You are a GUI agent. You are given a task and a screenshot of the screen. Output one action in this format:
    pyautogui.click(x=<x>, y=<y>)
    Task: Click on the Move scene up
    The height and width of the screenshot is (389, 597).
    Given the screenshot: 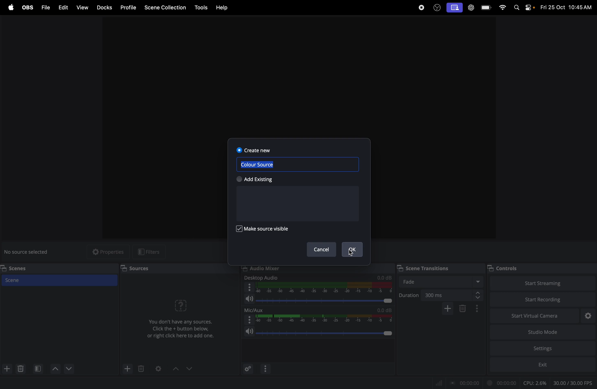 What is the action you would take?
    pyautogui.click(x=72, y=370)
    